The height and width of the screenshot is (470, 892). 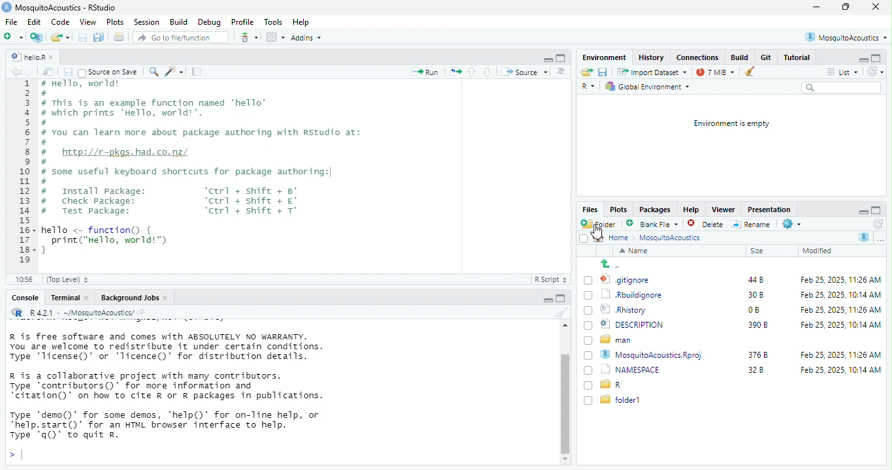 What do you see at coordinates (581, 238) in the screenshot?
I see `checkbox` at bounding box center [581, 238].